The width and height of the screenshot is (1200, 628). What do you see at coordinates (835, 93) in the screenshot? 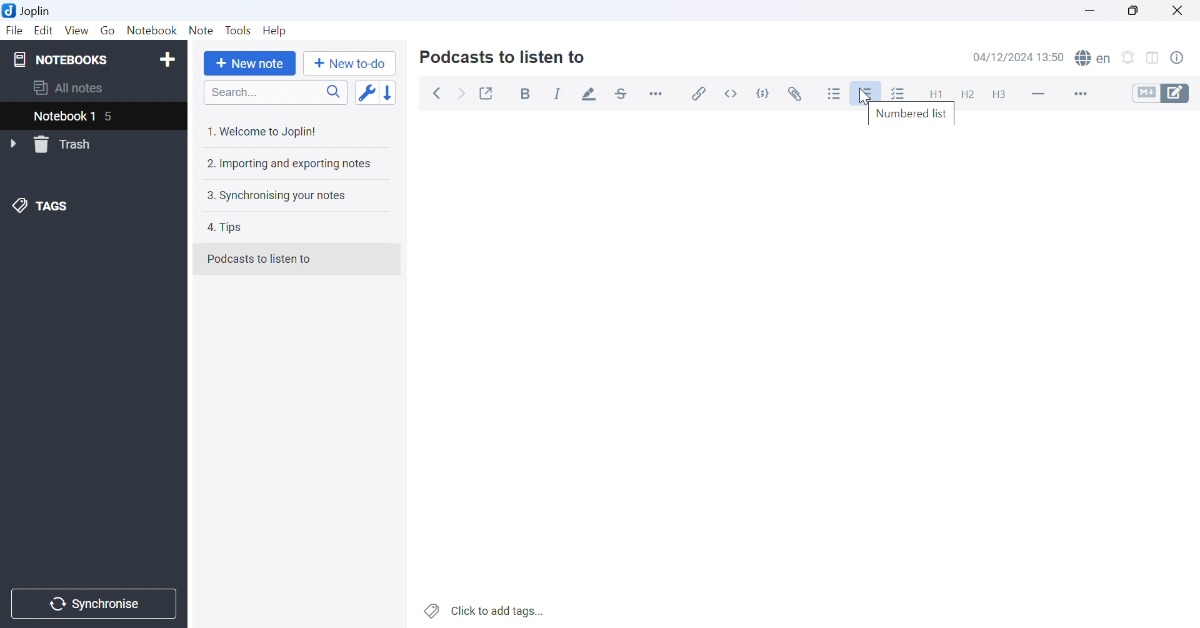
I see `Bulleted list` at bounding box center [835, 93].